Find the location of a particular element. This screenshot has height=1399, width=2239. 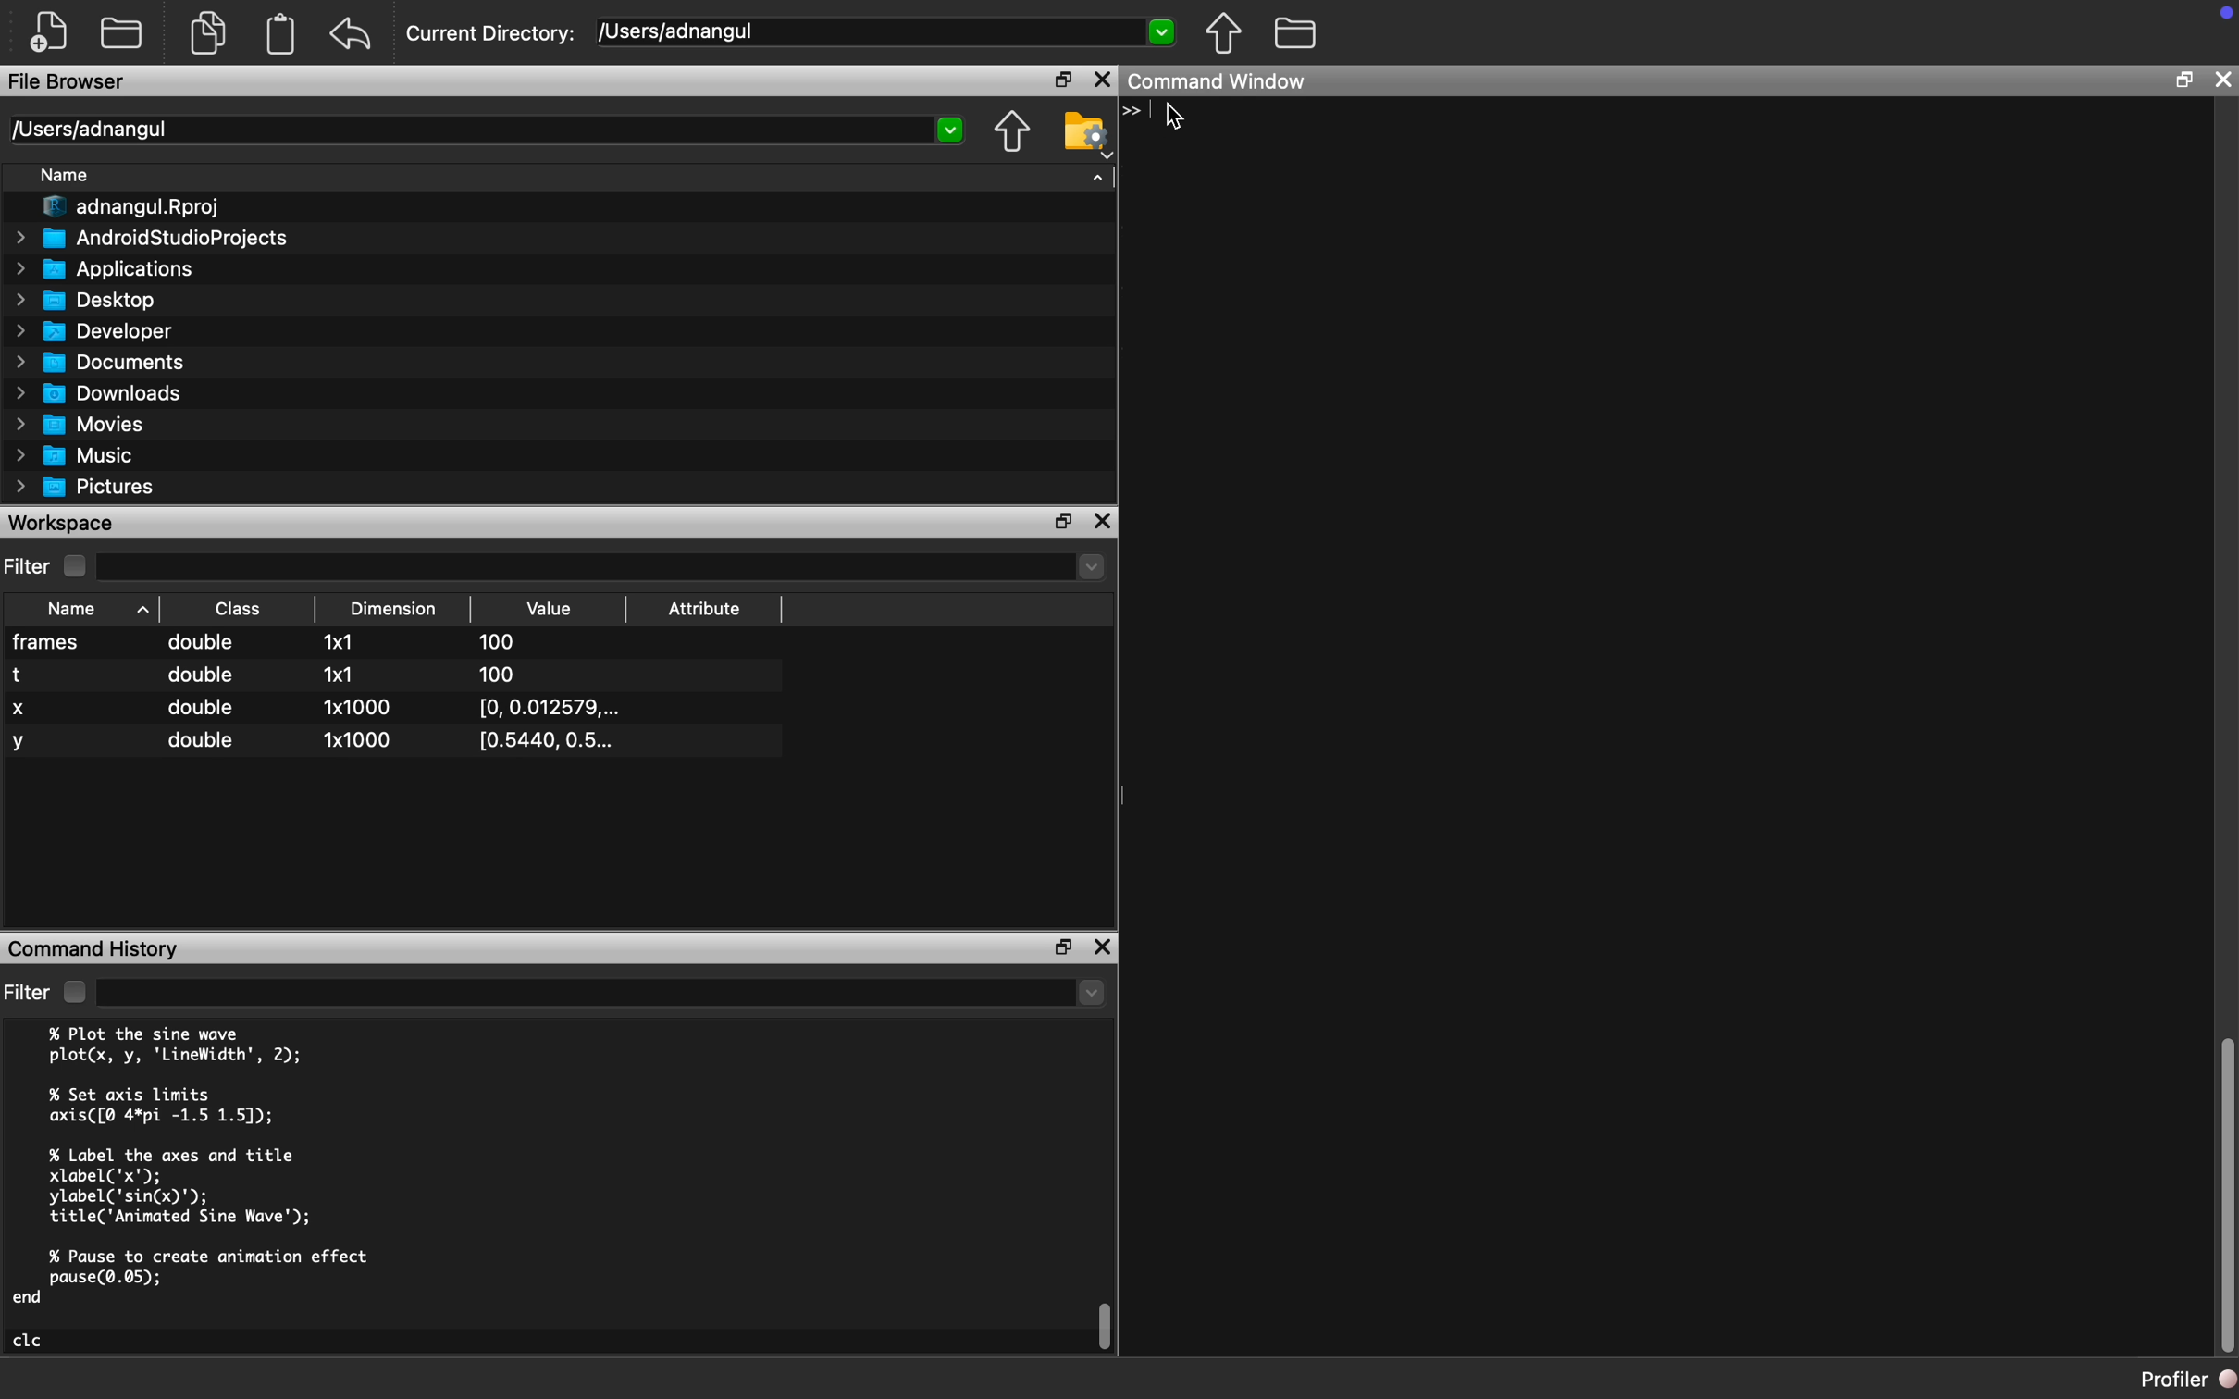

Parent Directory is located at coordinates (1223, 34).